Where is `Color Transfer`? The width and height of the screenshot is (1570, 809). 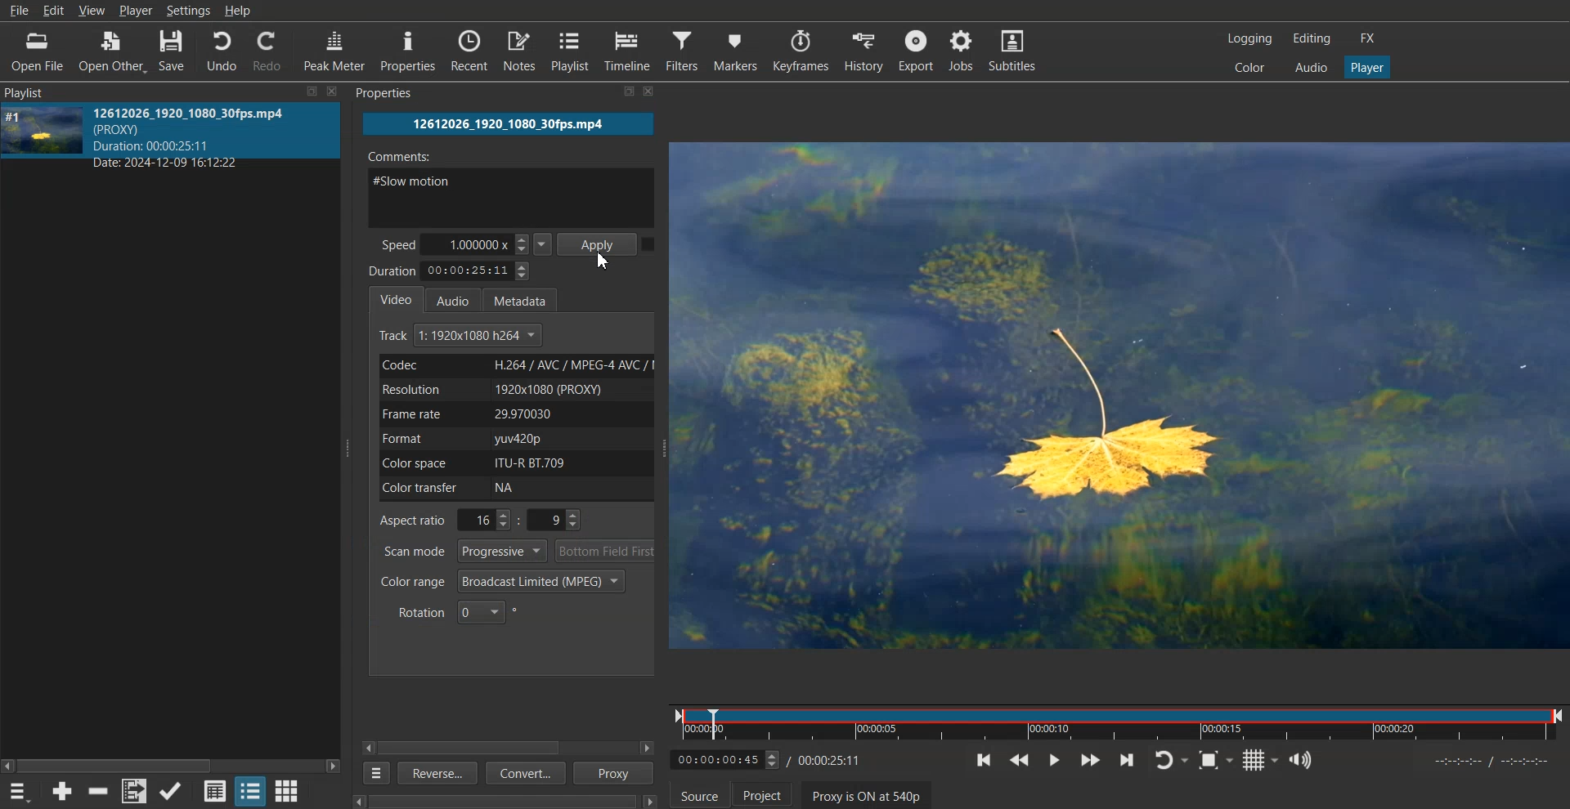 Color Transfer is located at coordinates (518, 489).